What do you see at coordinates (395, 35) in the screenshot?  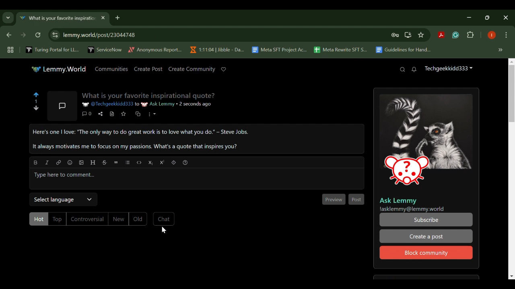 I see `Site Password Data Saved` at bounding box center [395, 35].